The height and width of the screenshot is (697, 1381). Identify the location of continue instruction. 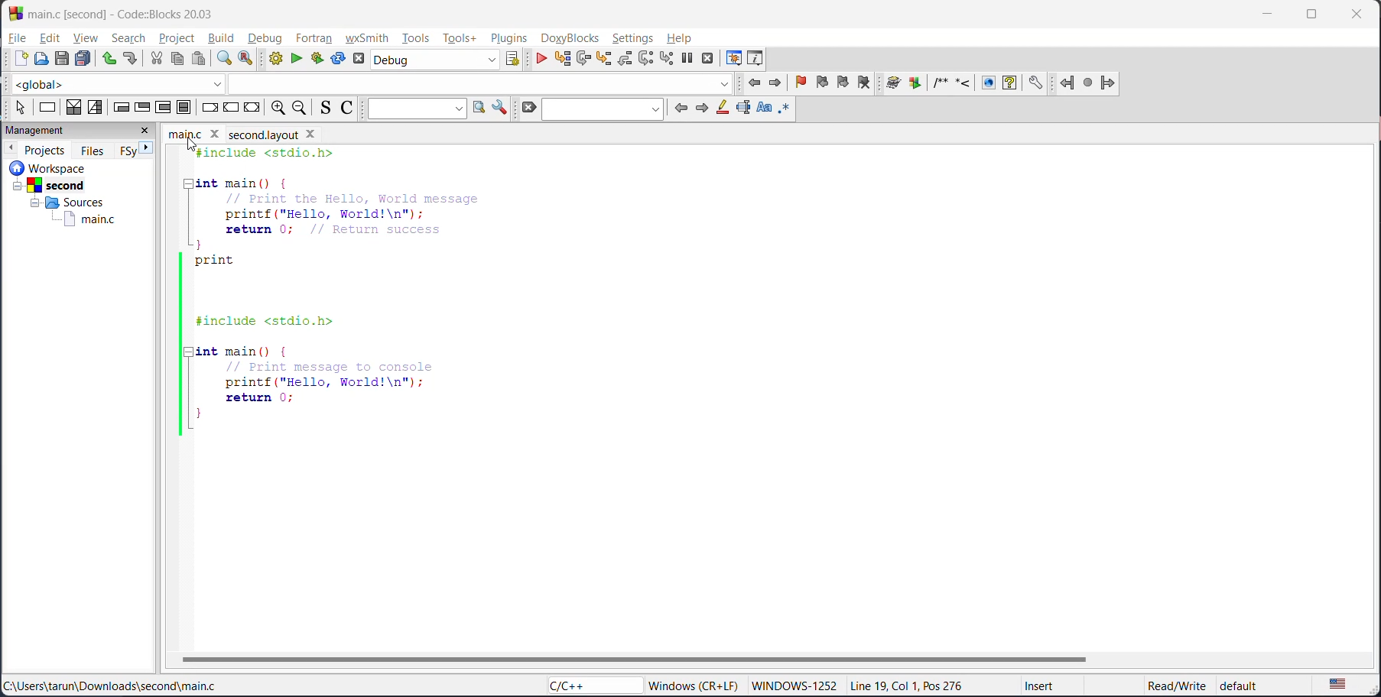
(229, 107).